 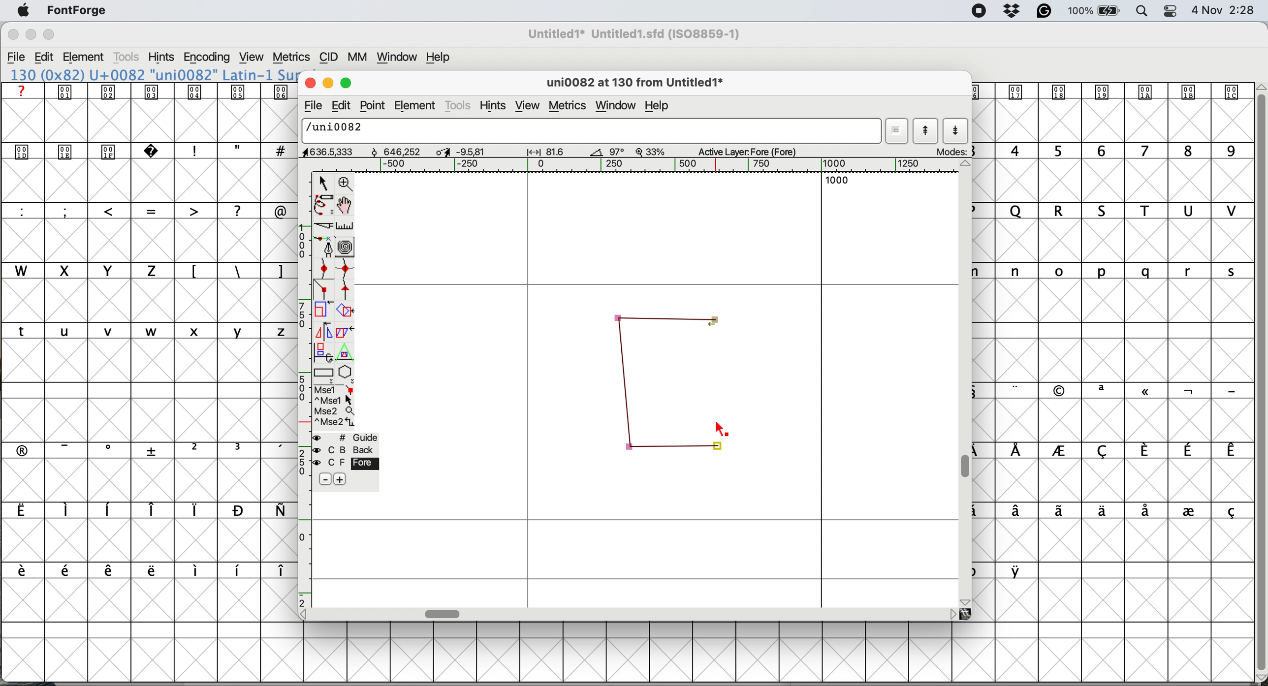 I want to click on fontforge, so click(x=78, y=10).